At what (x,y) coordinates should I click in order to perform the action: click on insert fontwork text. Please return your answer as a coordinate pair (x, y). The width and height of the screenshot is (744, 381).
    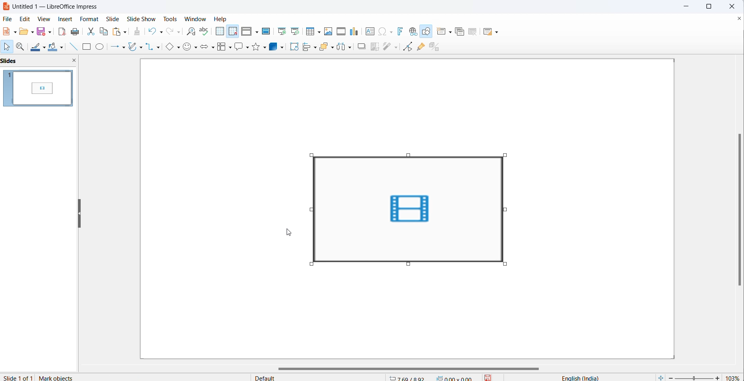
    Looking at the image, I should click on (402, 32).